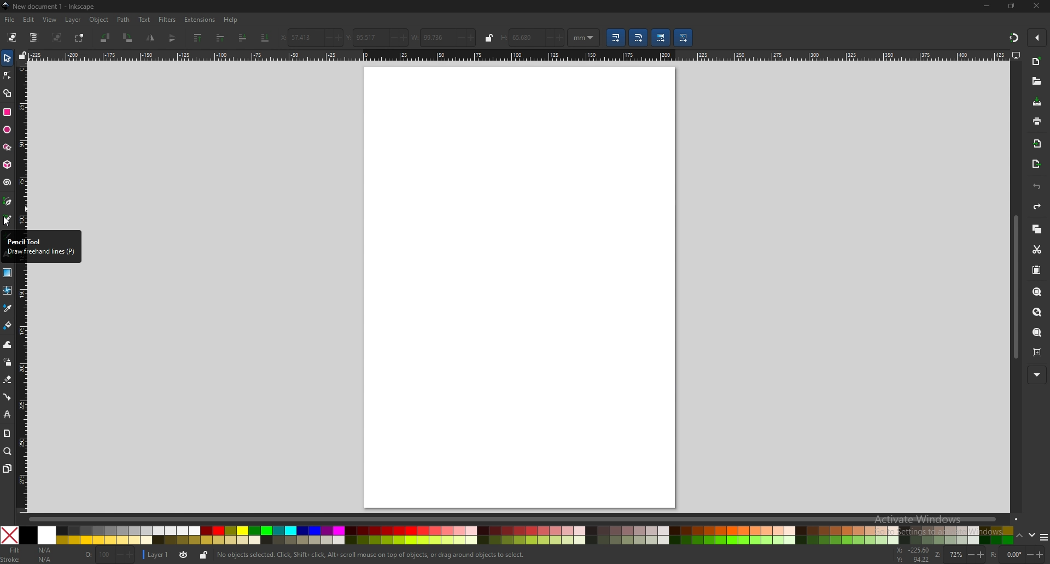 Image resolution: width=1050 pixels, height=564 pixels. Describe the element at coordinates (1037, 375) in the screenshot. I see `more` at that location.